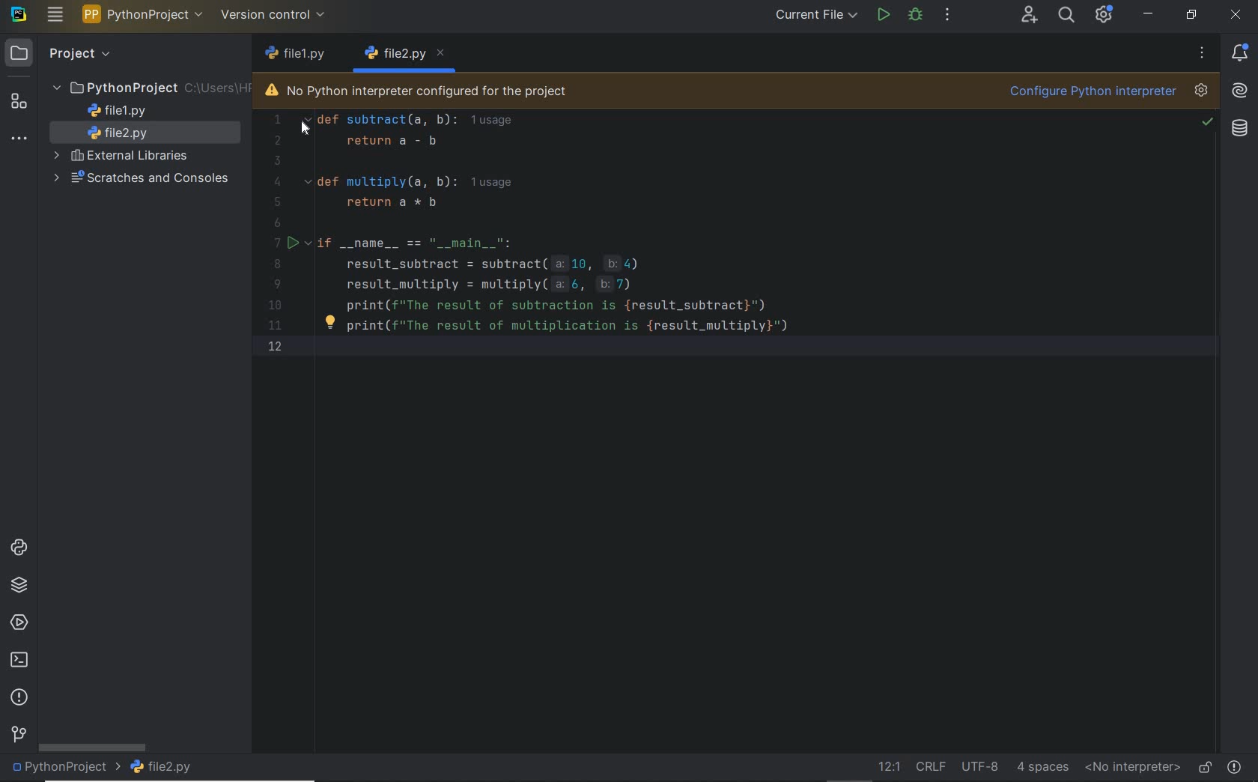 The width and height of the screenshot is (1258, 782). Describe the element at coordinates (294, 241) in the screenshot. I see `run` at that location.